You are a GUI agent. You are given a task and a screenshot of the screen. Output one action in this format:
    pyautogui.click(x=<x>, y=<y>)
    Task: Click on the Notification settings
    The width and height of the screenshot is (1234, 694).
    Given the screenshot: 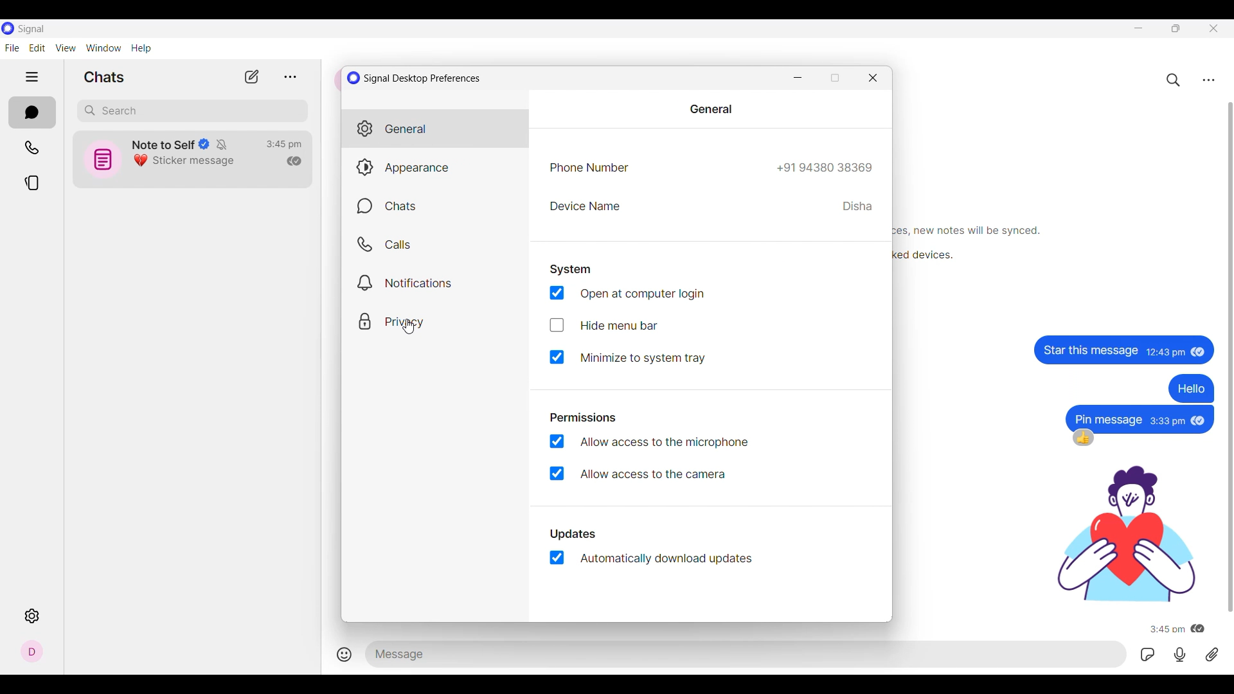 What is the action you would take?
    pyautogui.click(x=435, y=282)
    